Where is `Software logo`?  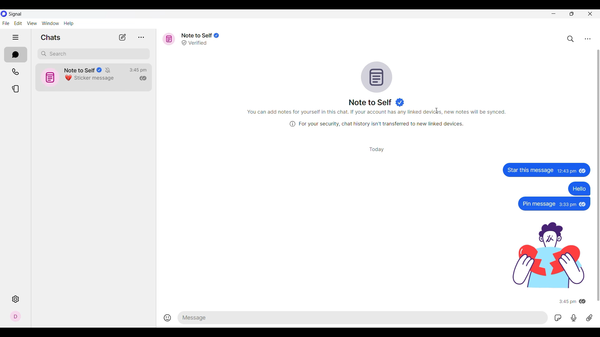 Software logo is located at coordinates (4, 14).